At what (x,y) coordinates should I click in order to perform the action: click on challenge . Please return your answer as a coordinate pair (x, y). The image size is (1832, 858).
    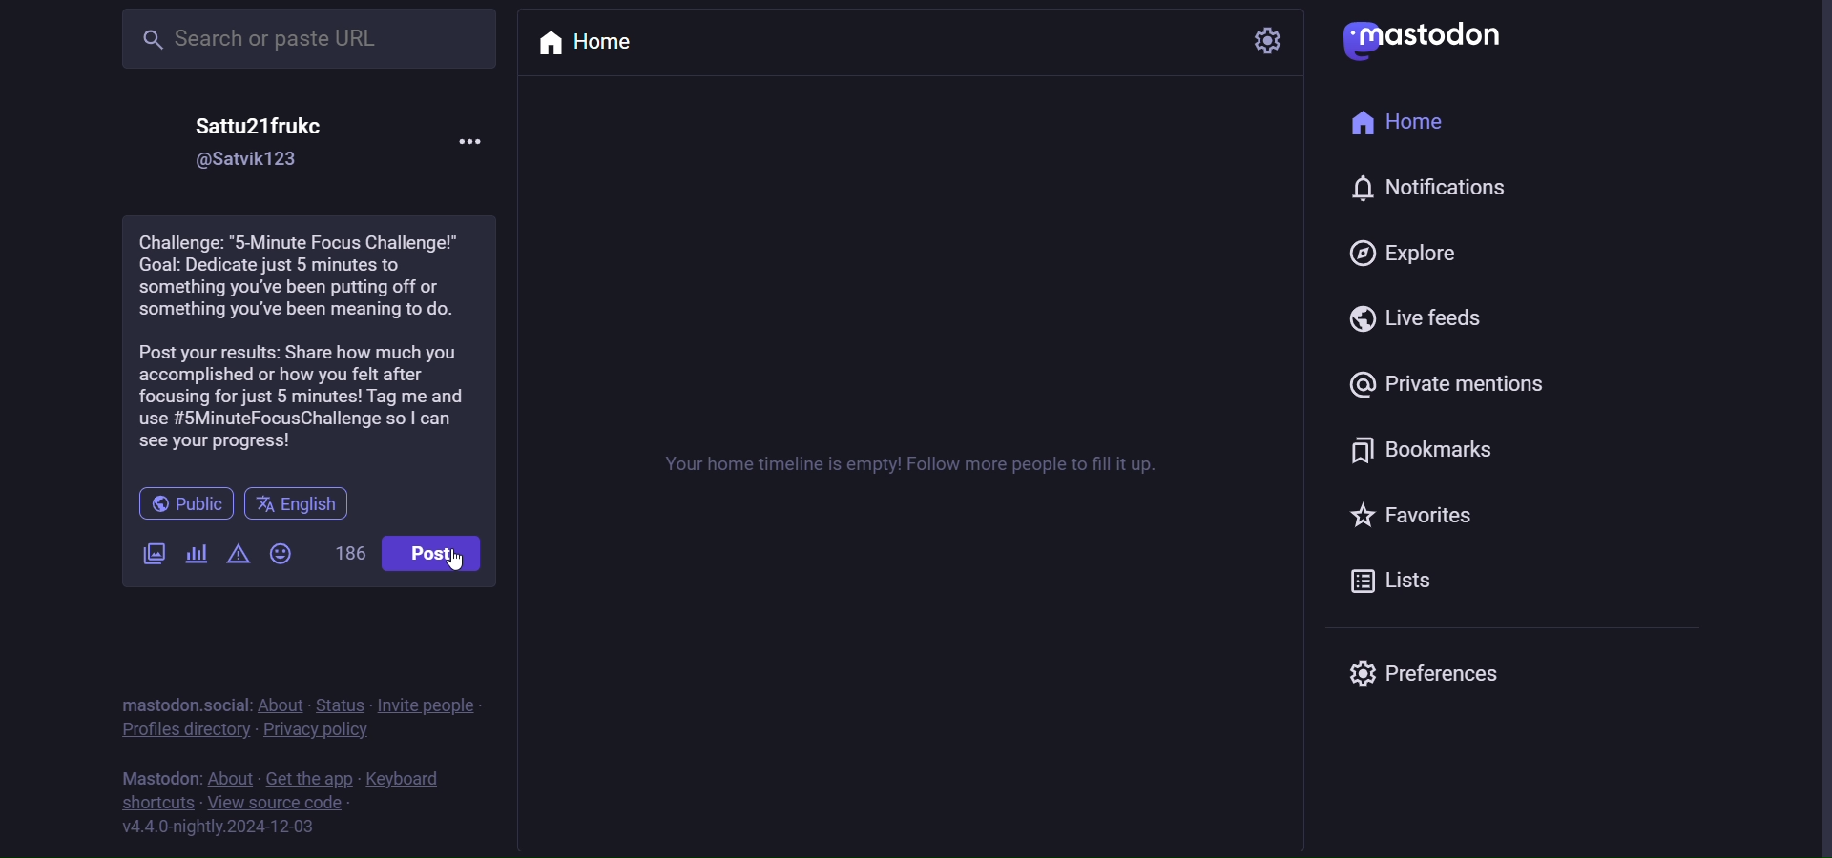
    Looking at the image, I should click on (308, 341).